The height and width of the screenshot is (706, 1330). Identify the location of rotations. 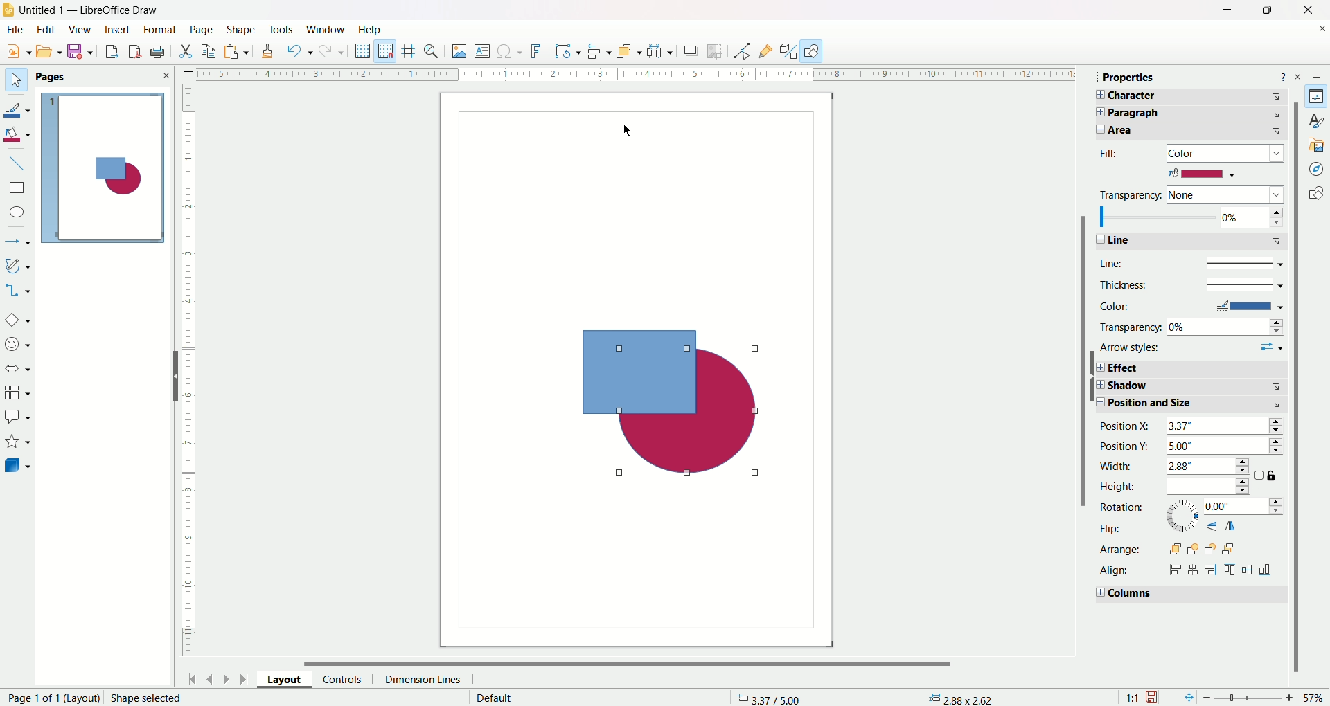
(1190, 509).